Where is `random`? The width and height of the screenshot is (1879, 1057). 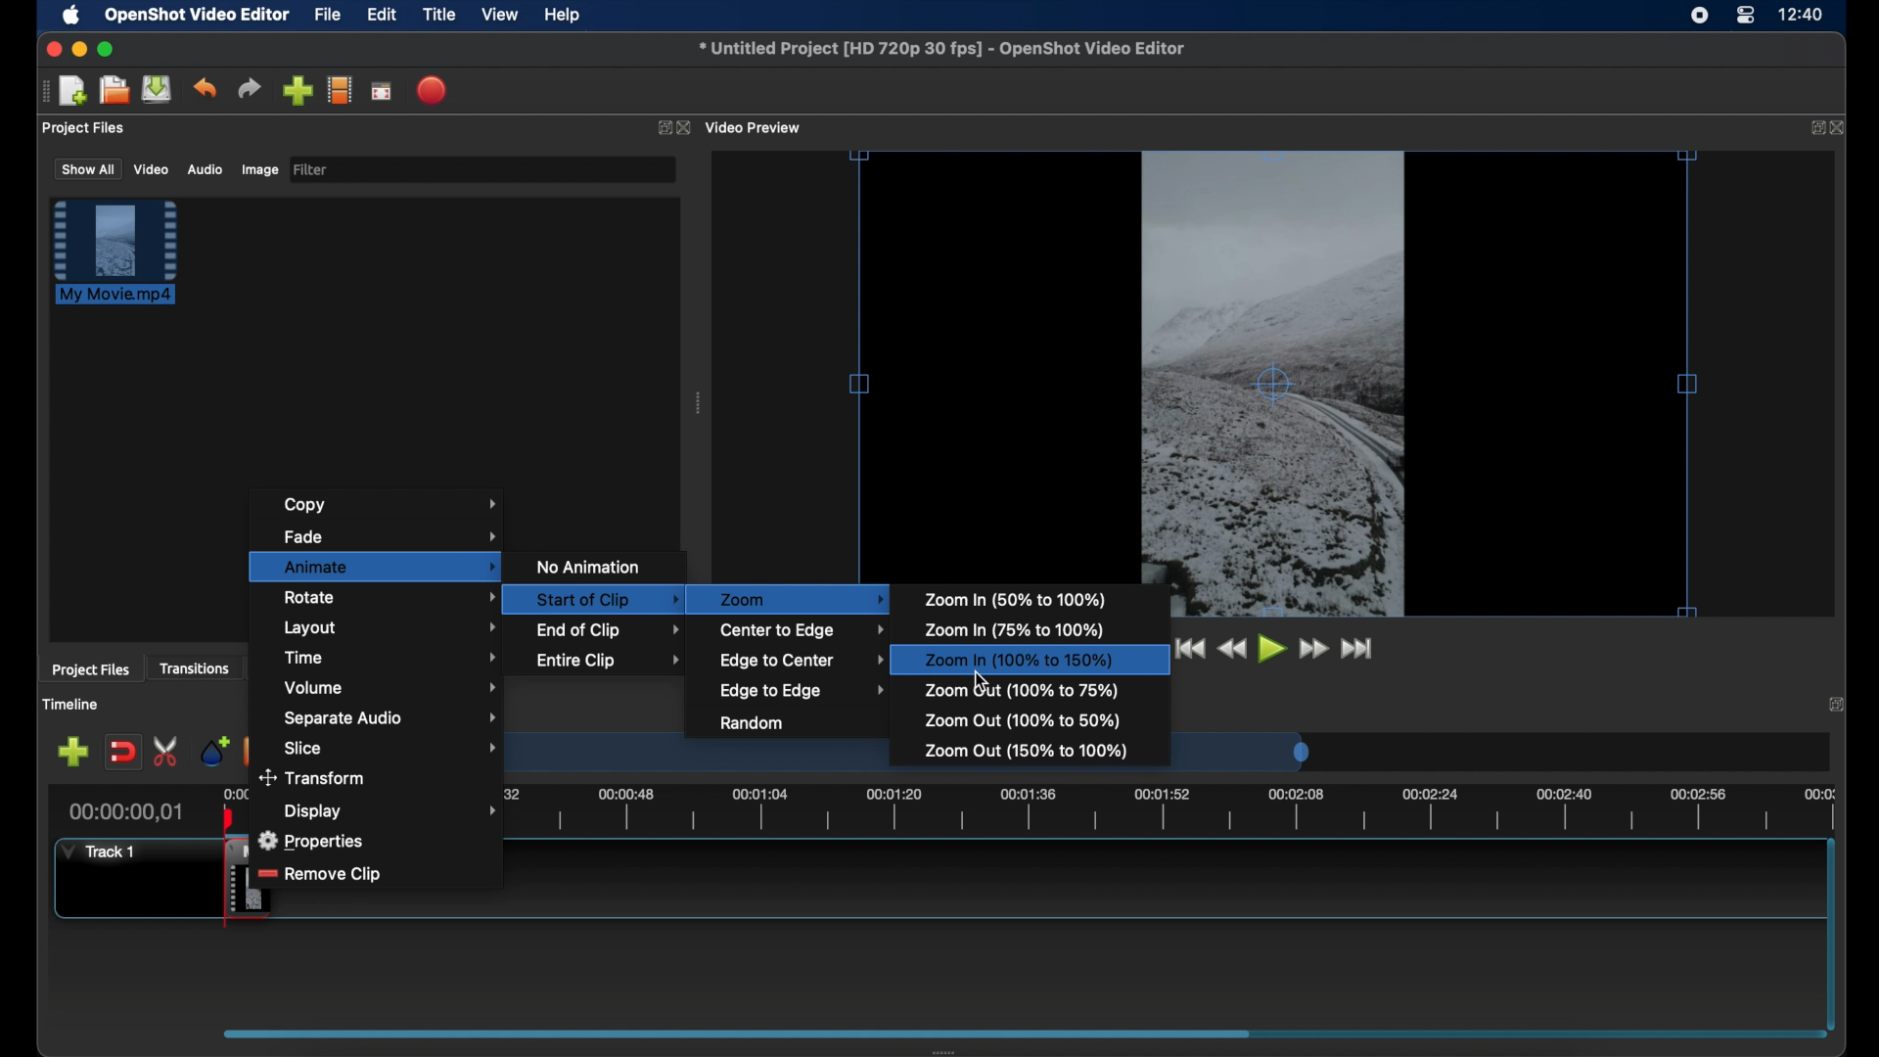 random is located at coordinates (752, 723).